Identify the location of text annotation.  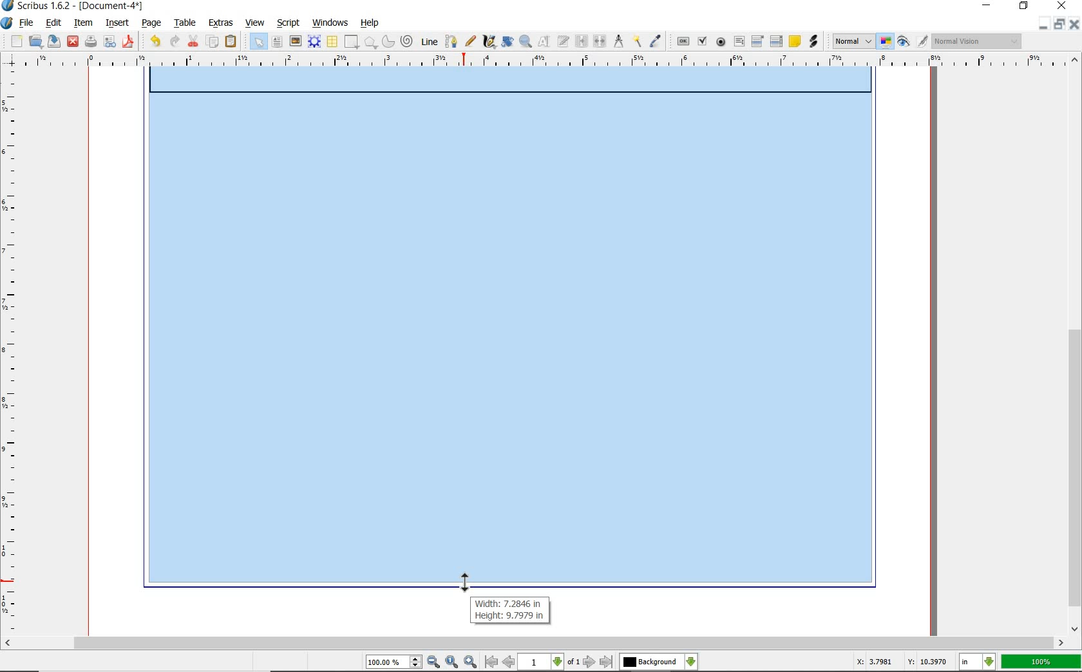
(795, 41).